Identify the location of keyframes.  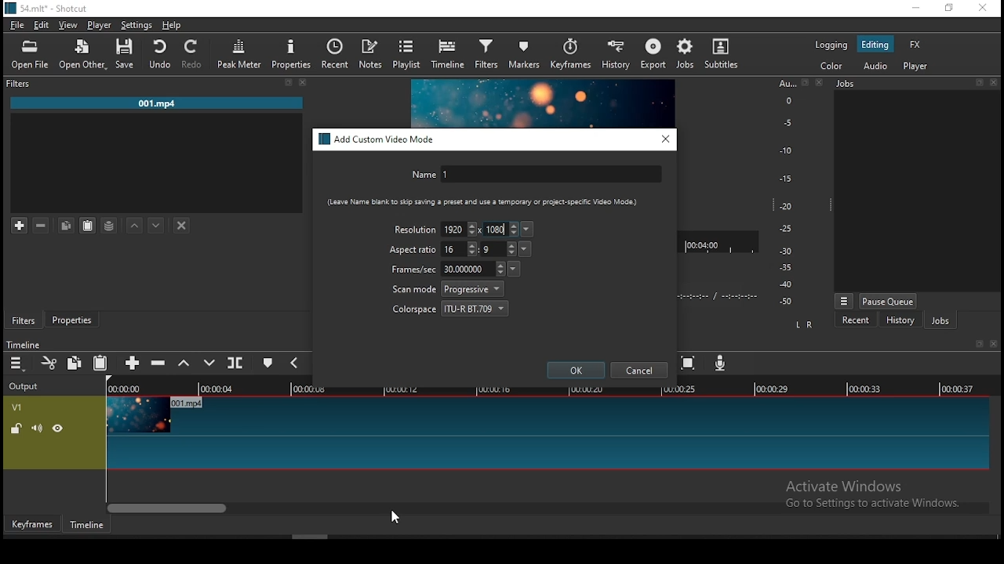
(570, 56).